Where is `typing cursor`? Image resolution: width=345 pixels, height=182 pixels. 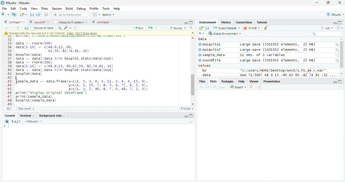
typing cursor is located at coordinates (6, 126).